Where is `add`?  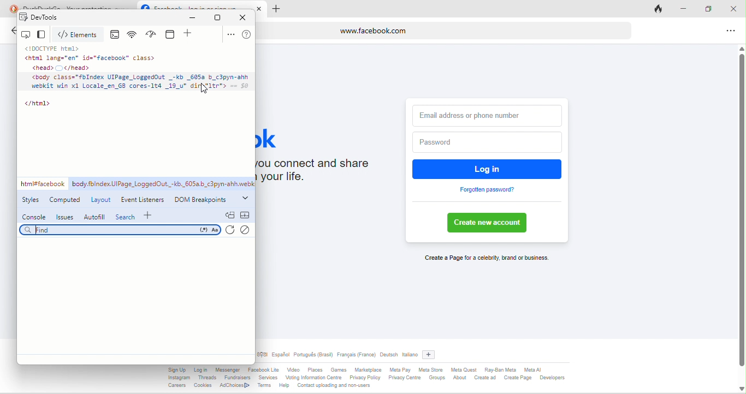
add is located at coordinates (150, 214).